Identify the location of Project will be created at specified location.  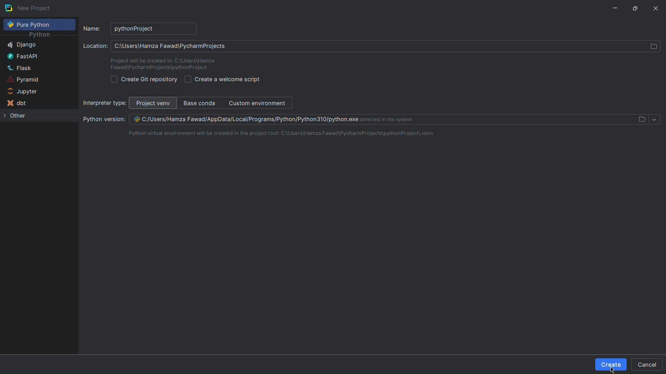
(162, 59).